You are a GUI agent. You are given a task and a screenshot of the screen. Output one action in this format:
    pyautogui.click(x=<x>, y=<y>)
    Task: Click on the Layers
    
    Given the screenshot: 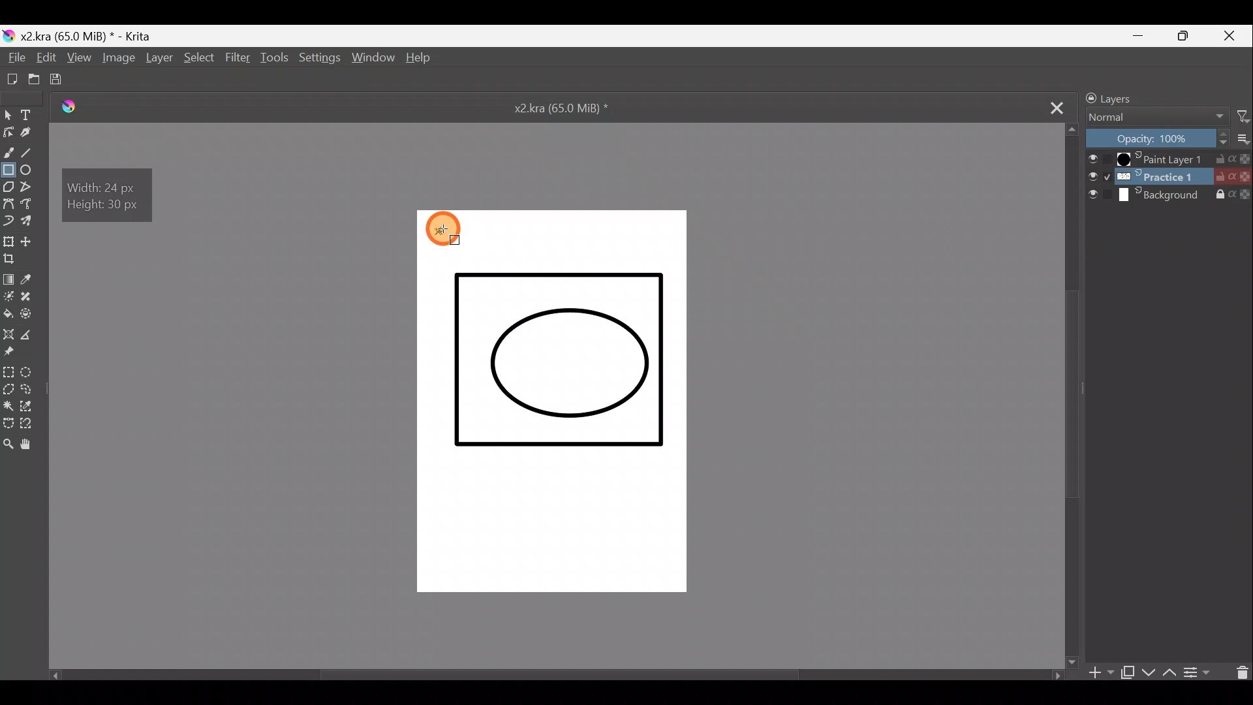 What is the action you would take?
    pyautogui.click(x=1134, y=96)
    